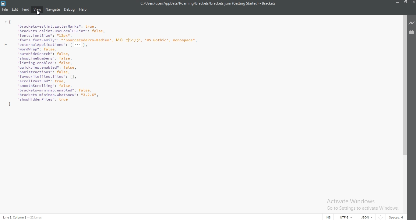  I want to click on Line code data, so click(24, 217).